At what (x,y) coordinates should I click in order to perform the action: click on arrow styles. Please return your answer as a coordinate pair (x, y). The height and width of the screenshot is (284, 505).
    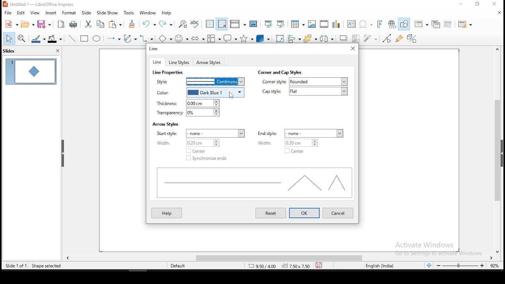
    Looking at the image, I should click on (210, 63).